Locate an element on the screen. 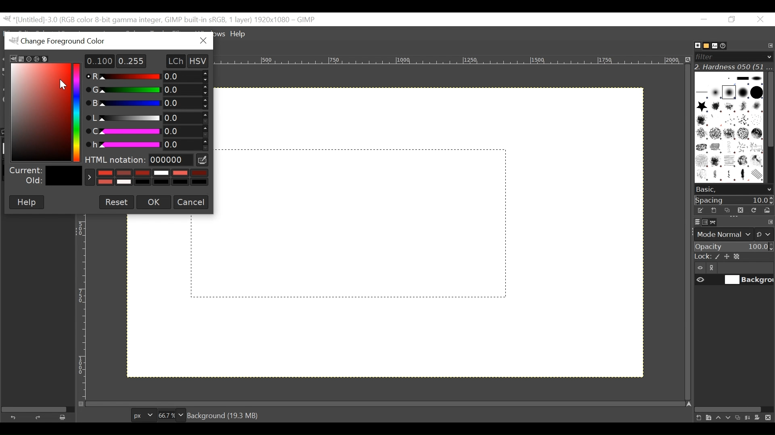 The image size is (775, 435). Chroma is located at coordinates (147, 130).